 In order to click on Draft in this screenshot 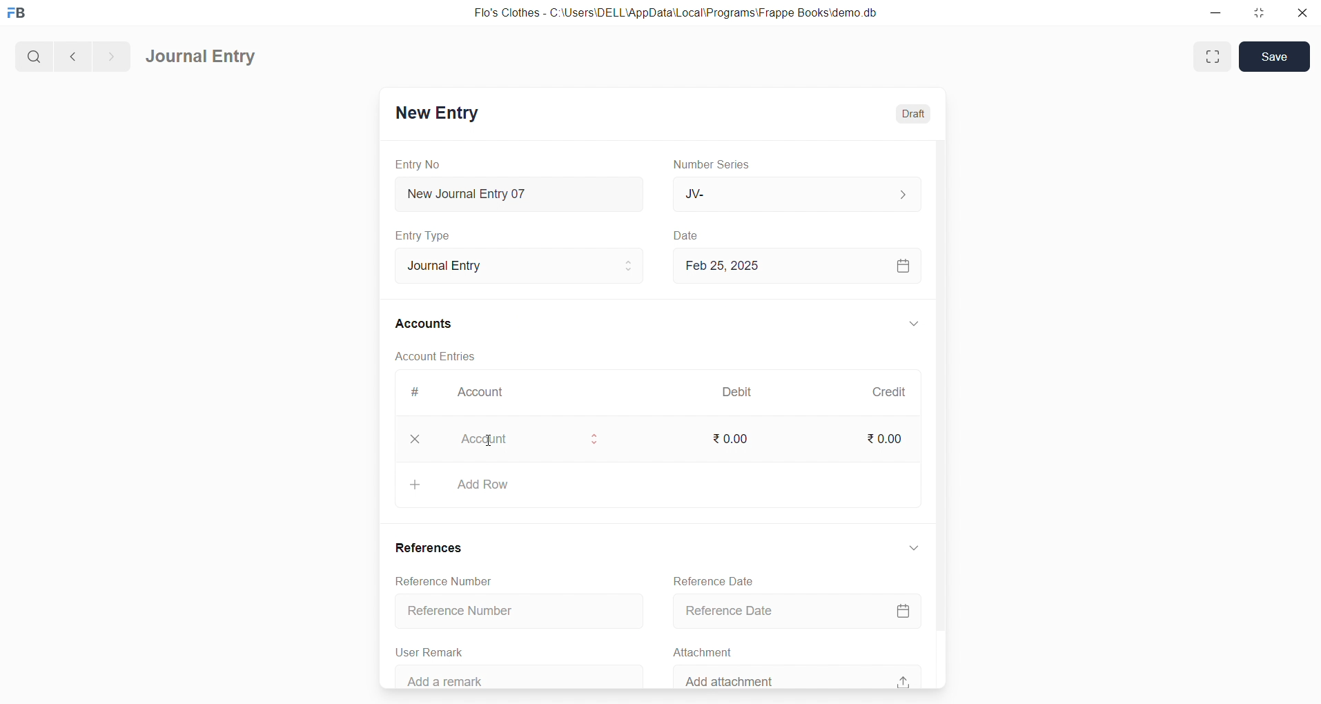, I will do `click(914, 112)`.